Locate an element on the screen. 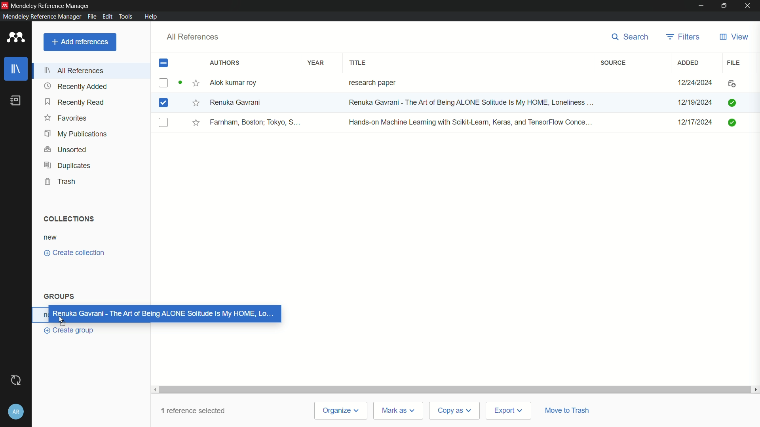 The width and height of the screenshot is (760, 427). create group is located at coordinates (71, 330).